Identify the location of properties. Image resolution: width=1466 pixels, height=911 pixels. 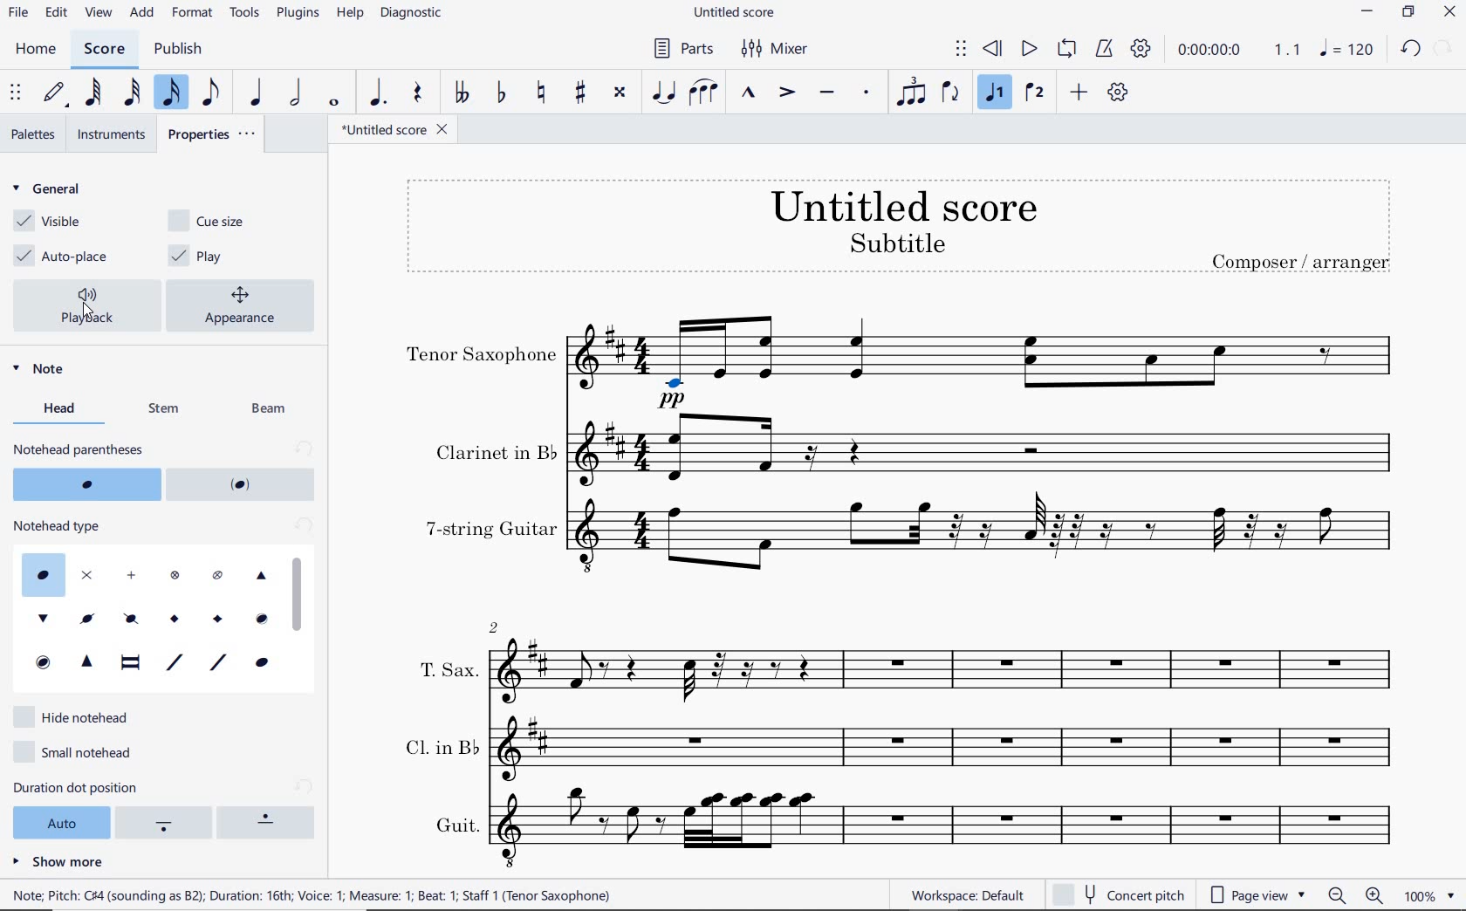
(212, 132).